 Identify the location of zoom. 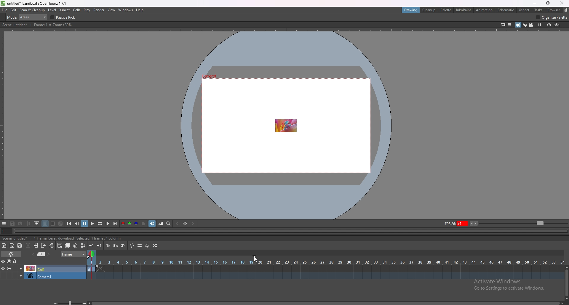
(68, 302).